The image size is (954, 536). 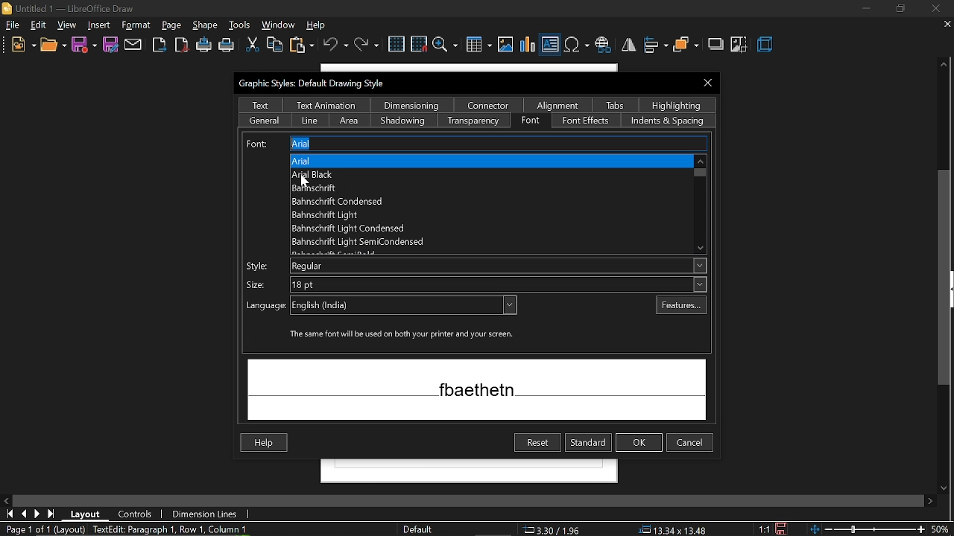 I want to click on indents and spacing, so click(x=669, y=122).